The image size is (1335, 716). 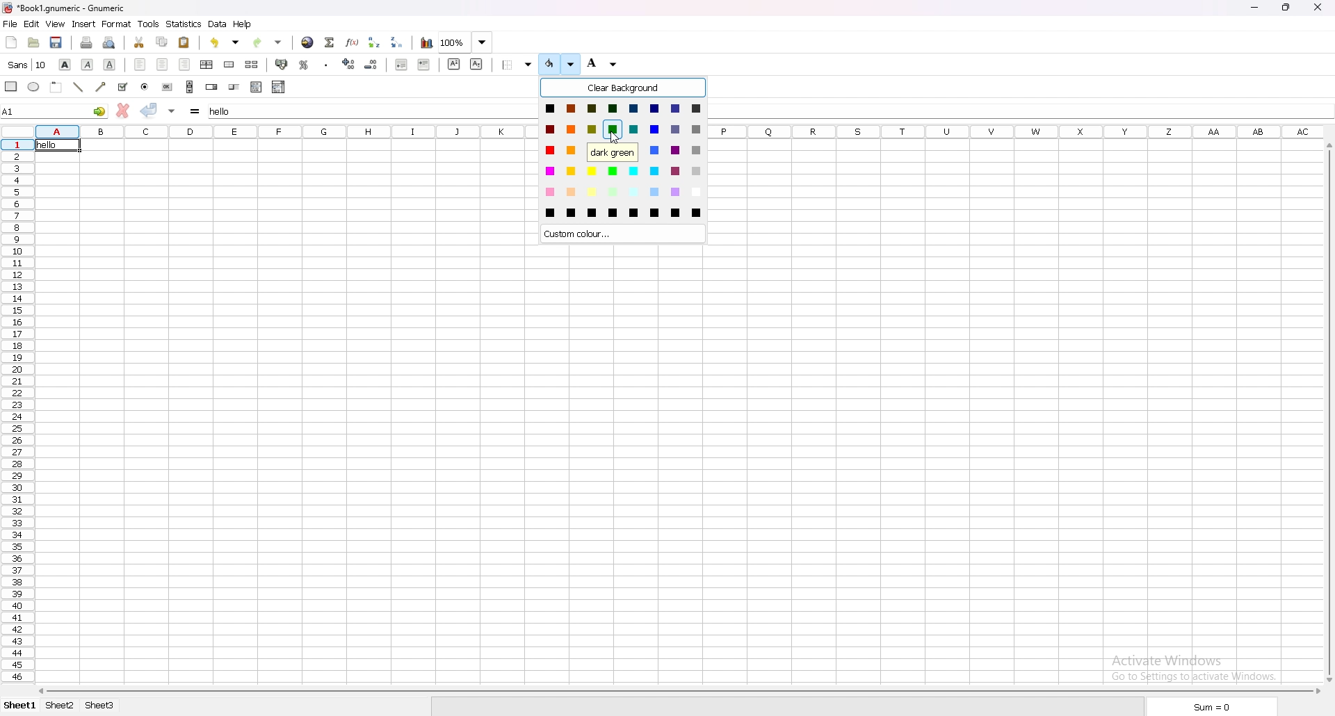 What do you see at coordinates (148, 23) in the screenshot?
I see `tools` at bounding box center [148, 23].